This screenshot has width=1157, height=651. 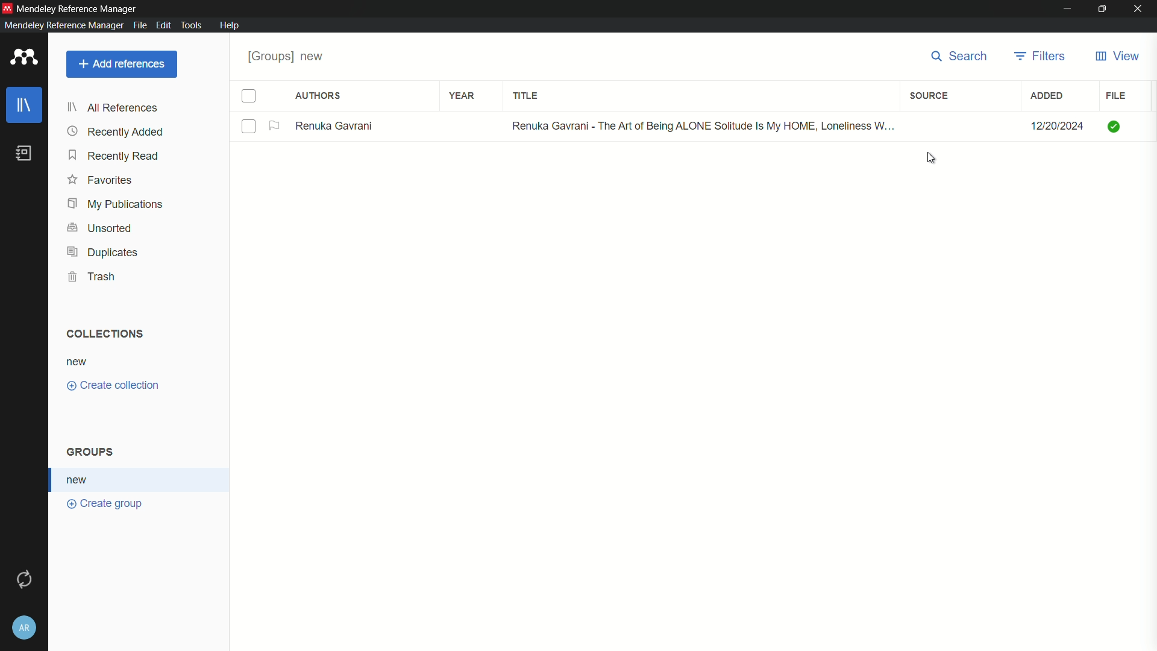 What do you see at coordinates (339, 126) in the screenshot?
I see `Renuka Gaurani` at bounding box center [339, 126].